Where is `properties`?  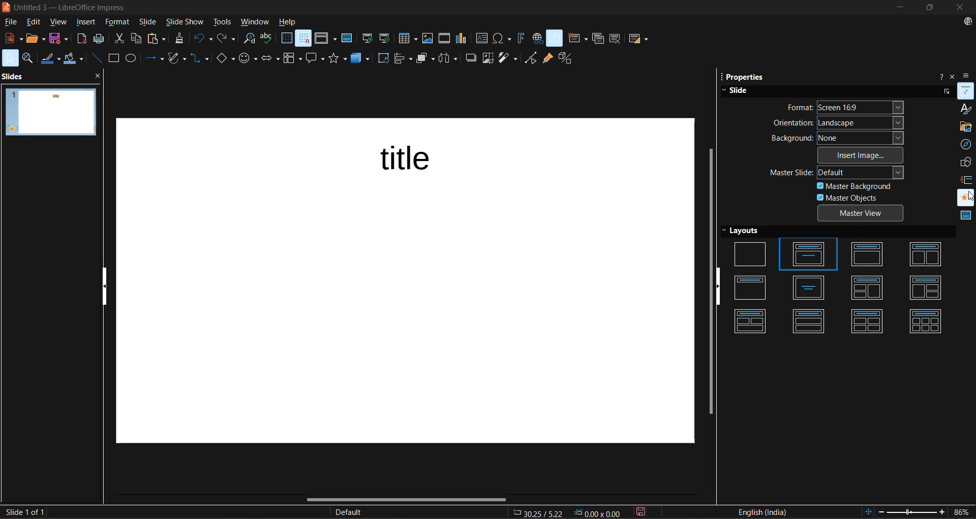
properties is located at coordinates (741, 78).